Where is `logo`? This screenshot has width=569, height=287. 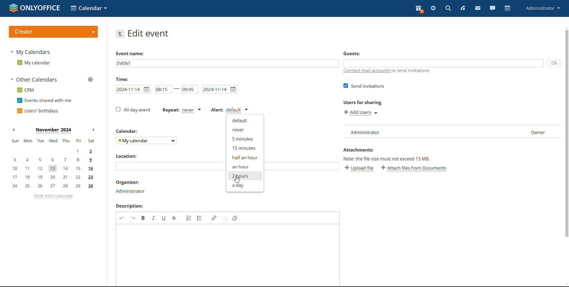
logo is located at coordinates (34, 8).